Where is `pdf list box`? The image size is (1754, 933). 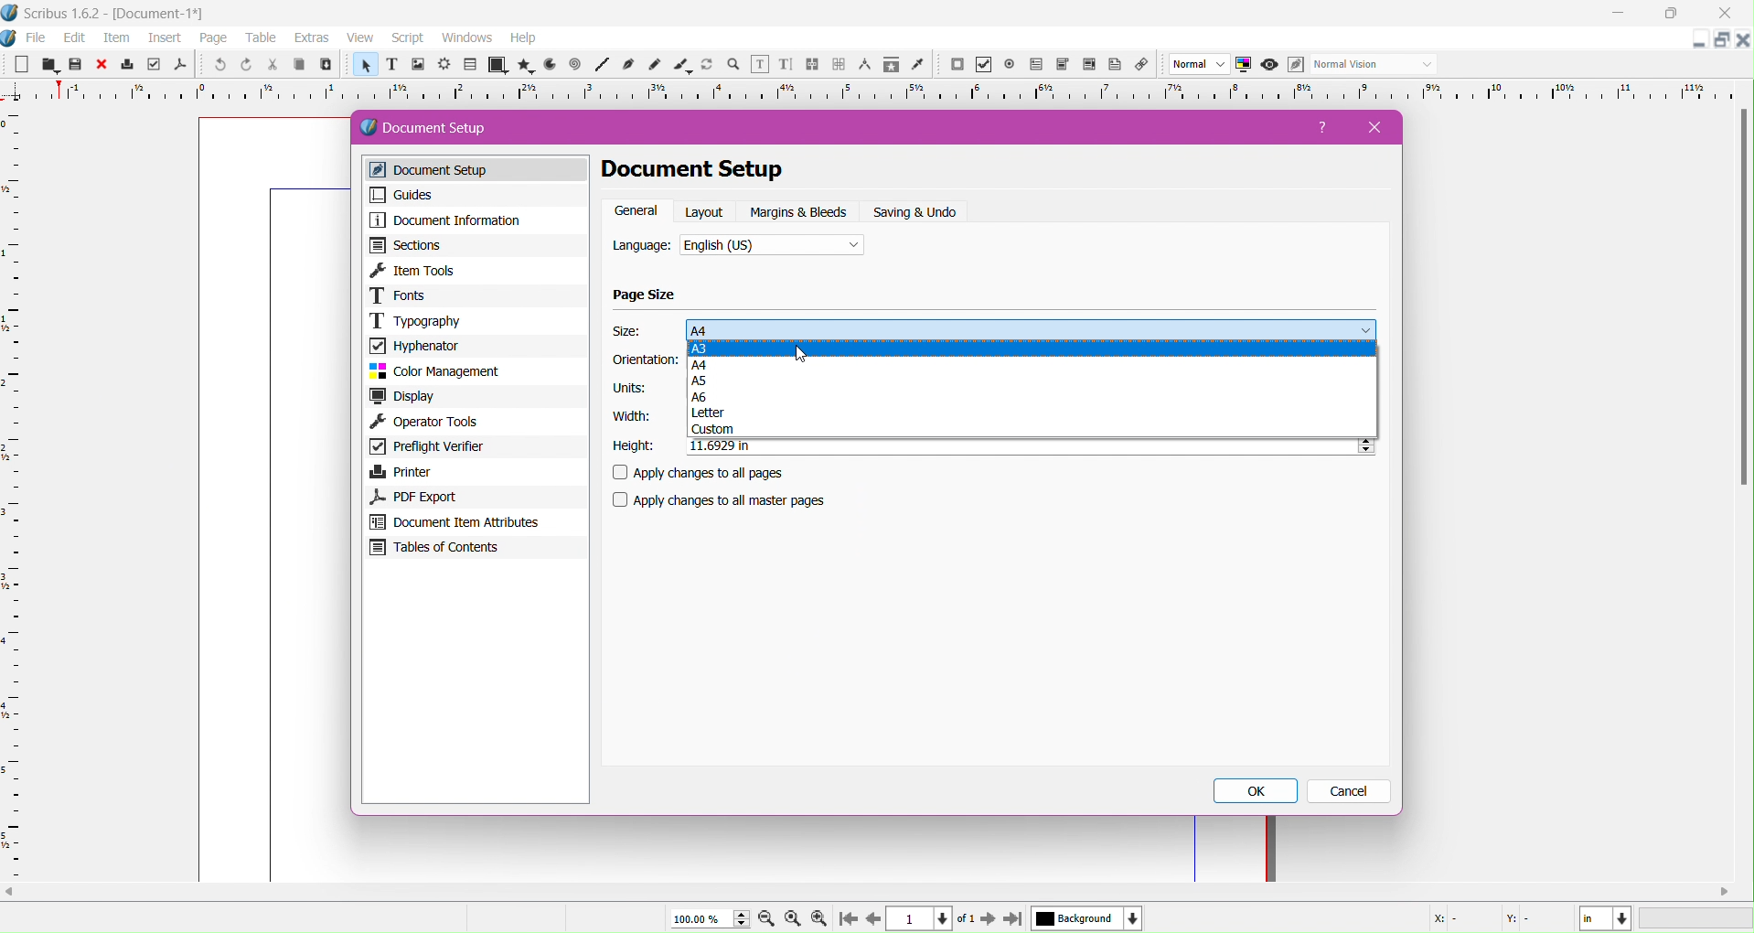 pdf list box is located at coordinates (1063, 65).